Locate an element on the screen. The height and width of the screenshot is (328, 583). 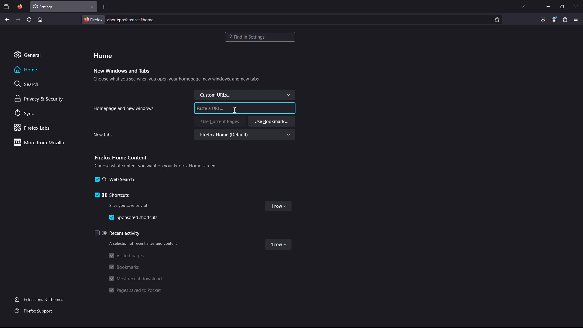
Homepage and new windows is located at coordinates (124, 108).